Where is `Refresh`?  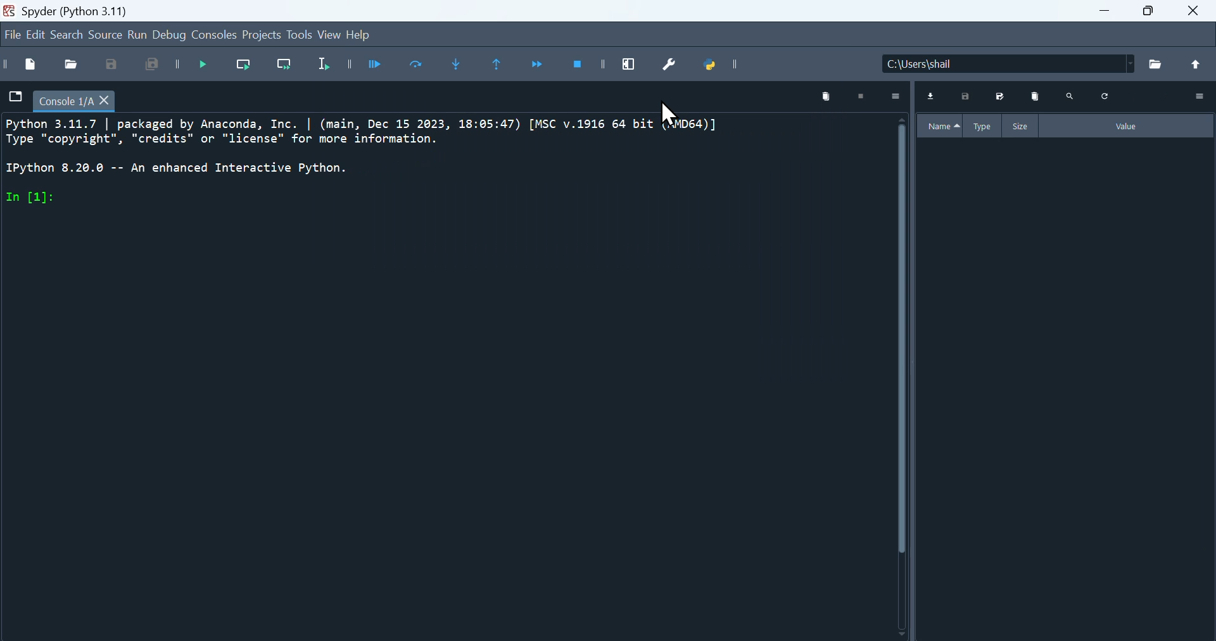 Refresh is located at coordinates (1103, 94).